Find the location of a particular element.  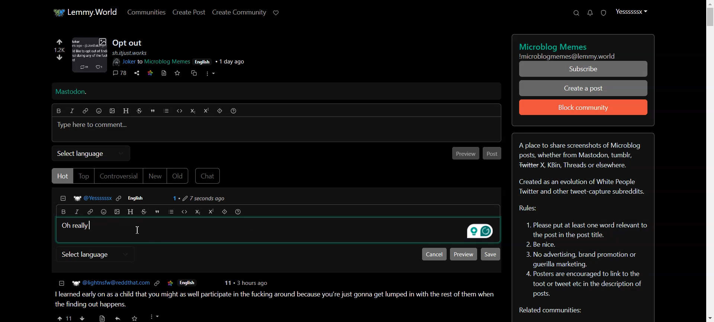

Top is located at coordinates (84, 176).